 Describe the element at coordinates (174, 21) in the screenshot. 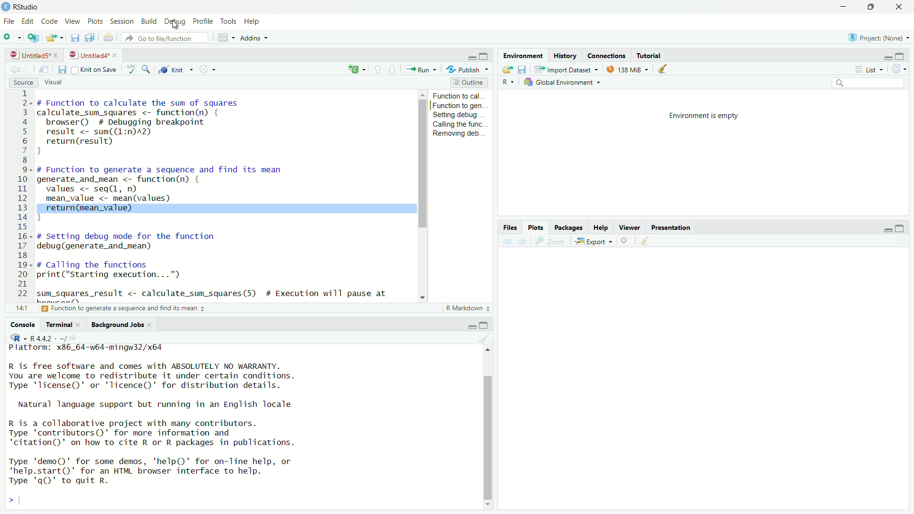

I see `debug` at that location.